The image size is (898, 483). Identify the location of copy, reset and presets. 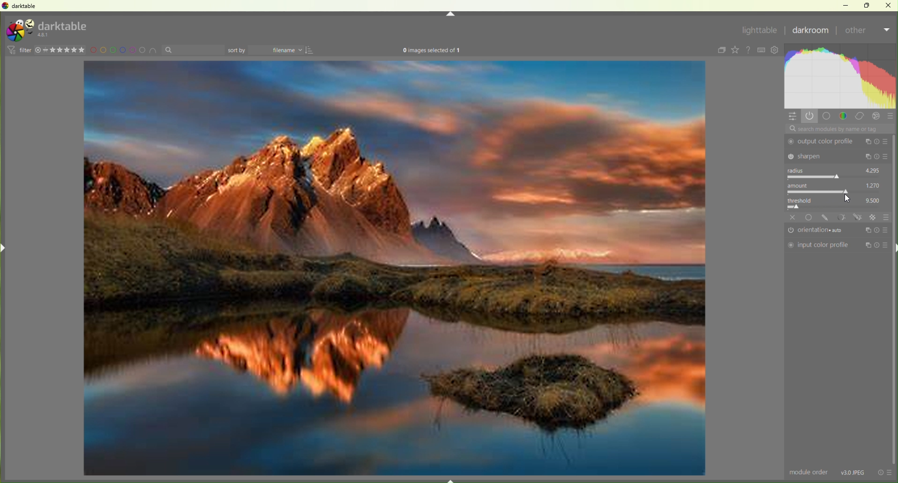
(877, 157).